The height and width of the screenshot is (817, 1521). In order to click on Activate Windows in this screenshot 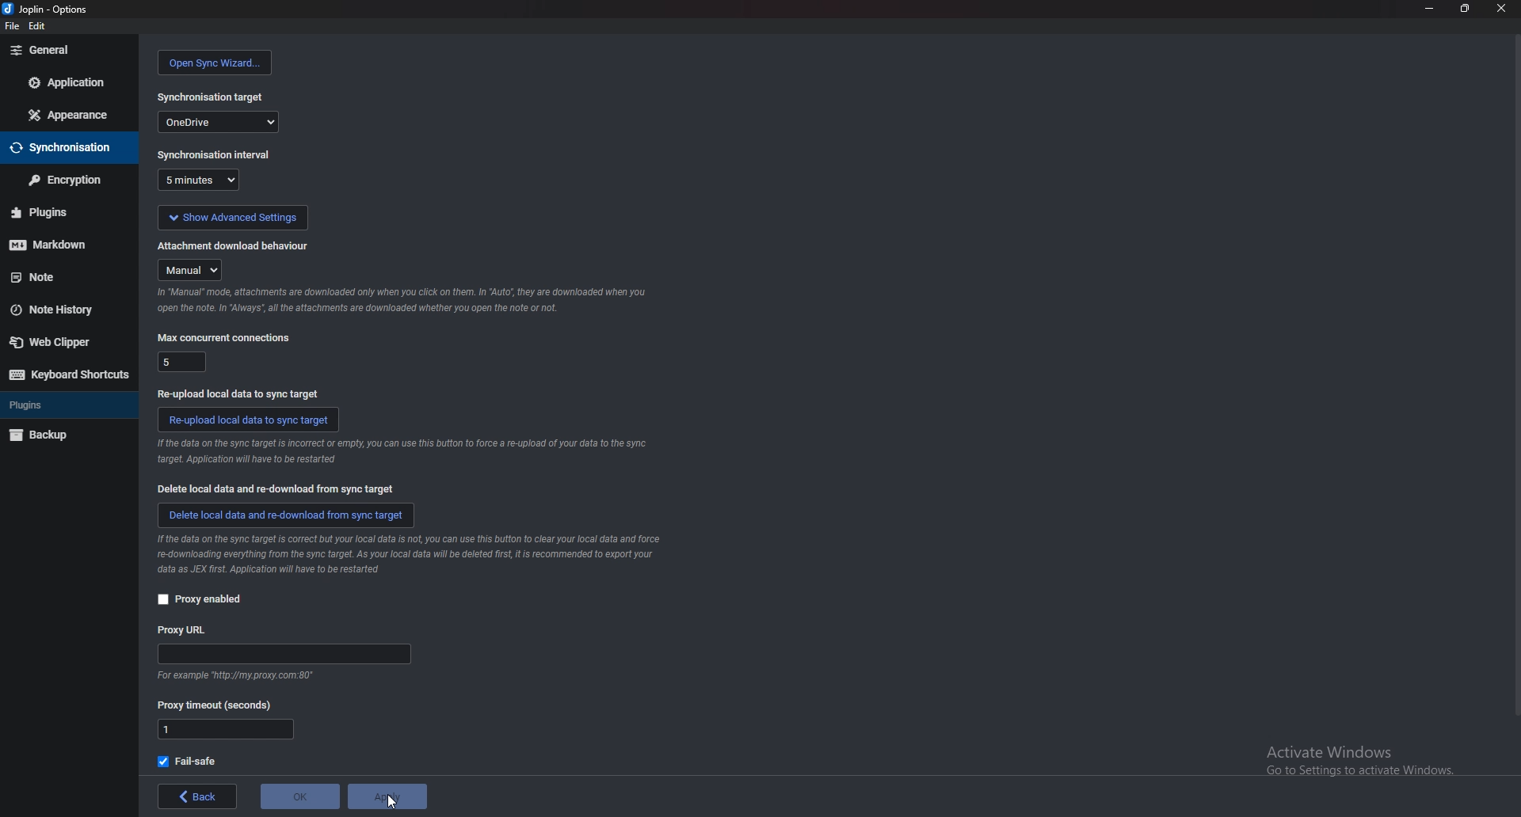, I will do `click(1353, 761)`.